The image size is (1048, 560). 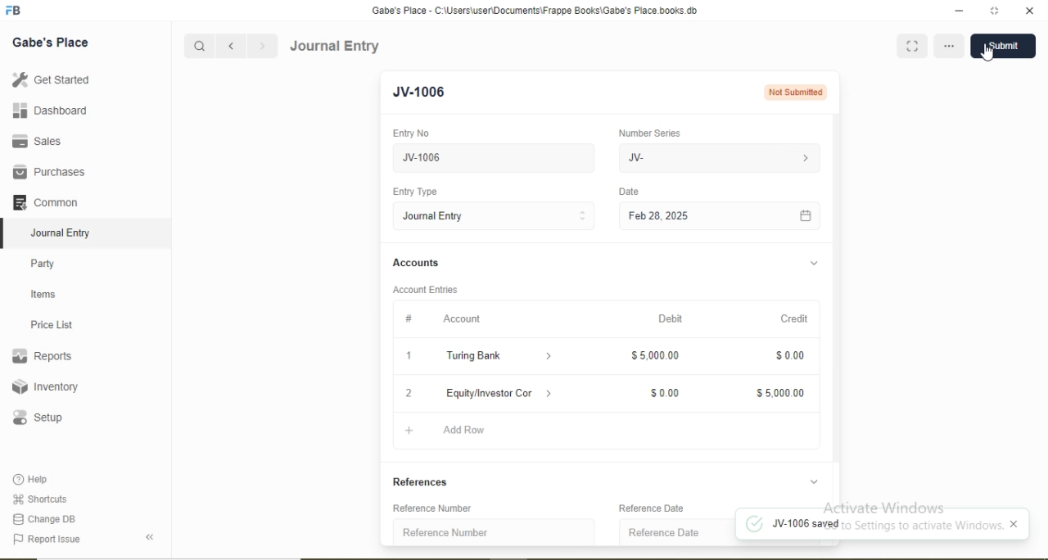 What do you see at coordinates (336, 46) in the screenshot?
I see `Journal Entry` at bounding box center [336, 46].